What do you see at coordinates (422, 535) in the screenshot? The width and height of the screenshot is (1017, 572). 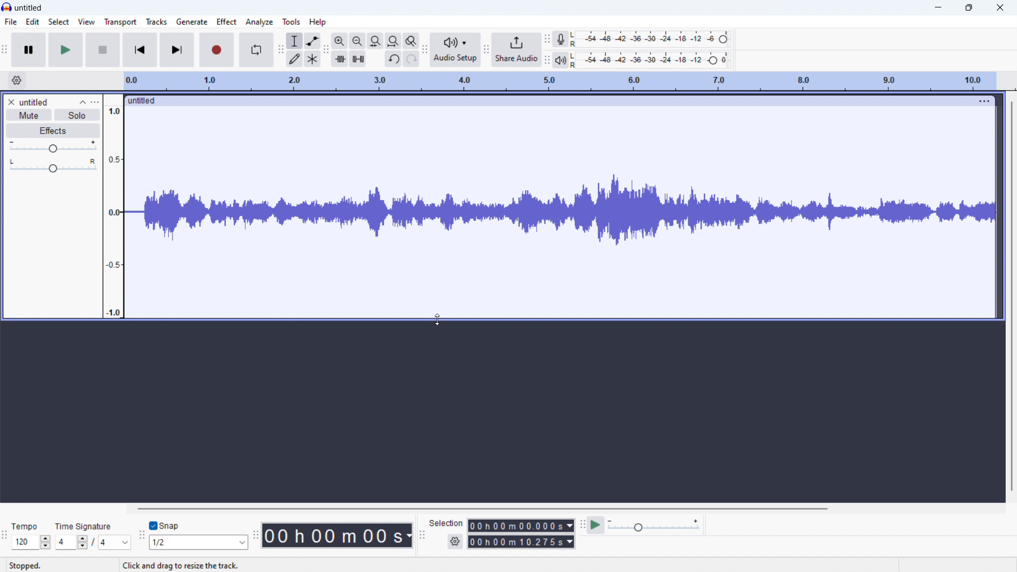 I see `selection toolbar` at bounding box center [422, 535].